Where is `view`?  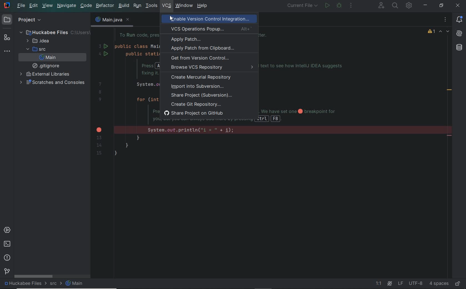 view is located at coordinates (48, 6).